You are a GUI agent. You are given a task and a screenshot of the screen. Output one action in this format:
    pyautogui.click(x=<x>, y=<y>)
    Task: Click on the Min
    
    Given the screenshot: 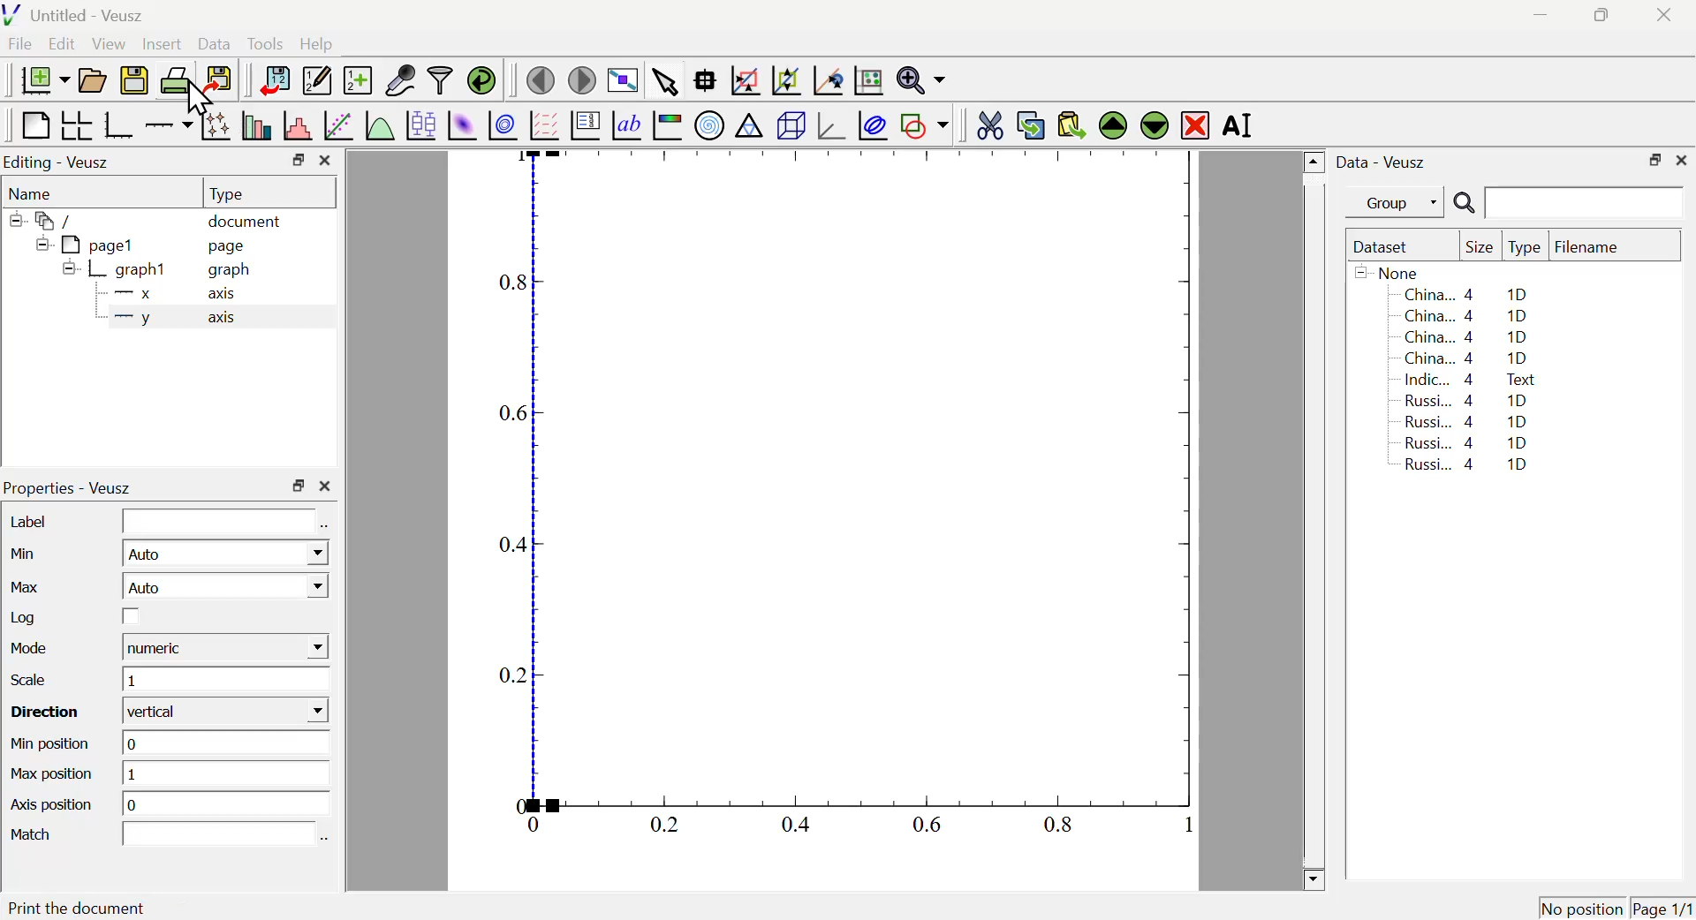 What is the action you would take?
    pyautogui.click(x=29, y=554)
    